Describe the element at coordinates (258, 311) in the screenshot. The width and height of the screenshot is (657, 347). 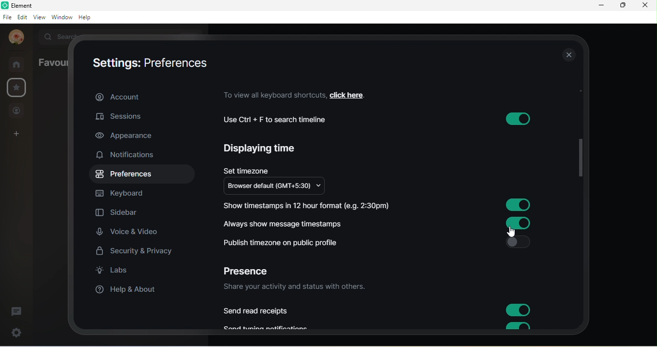
I see `send read receipts` at that location.